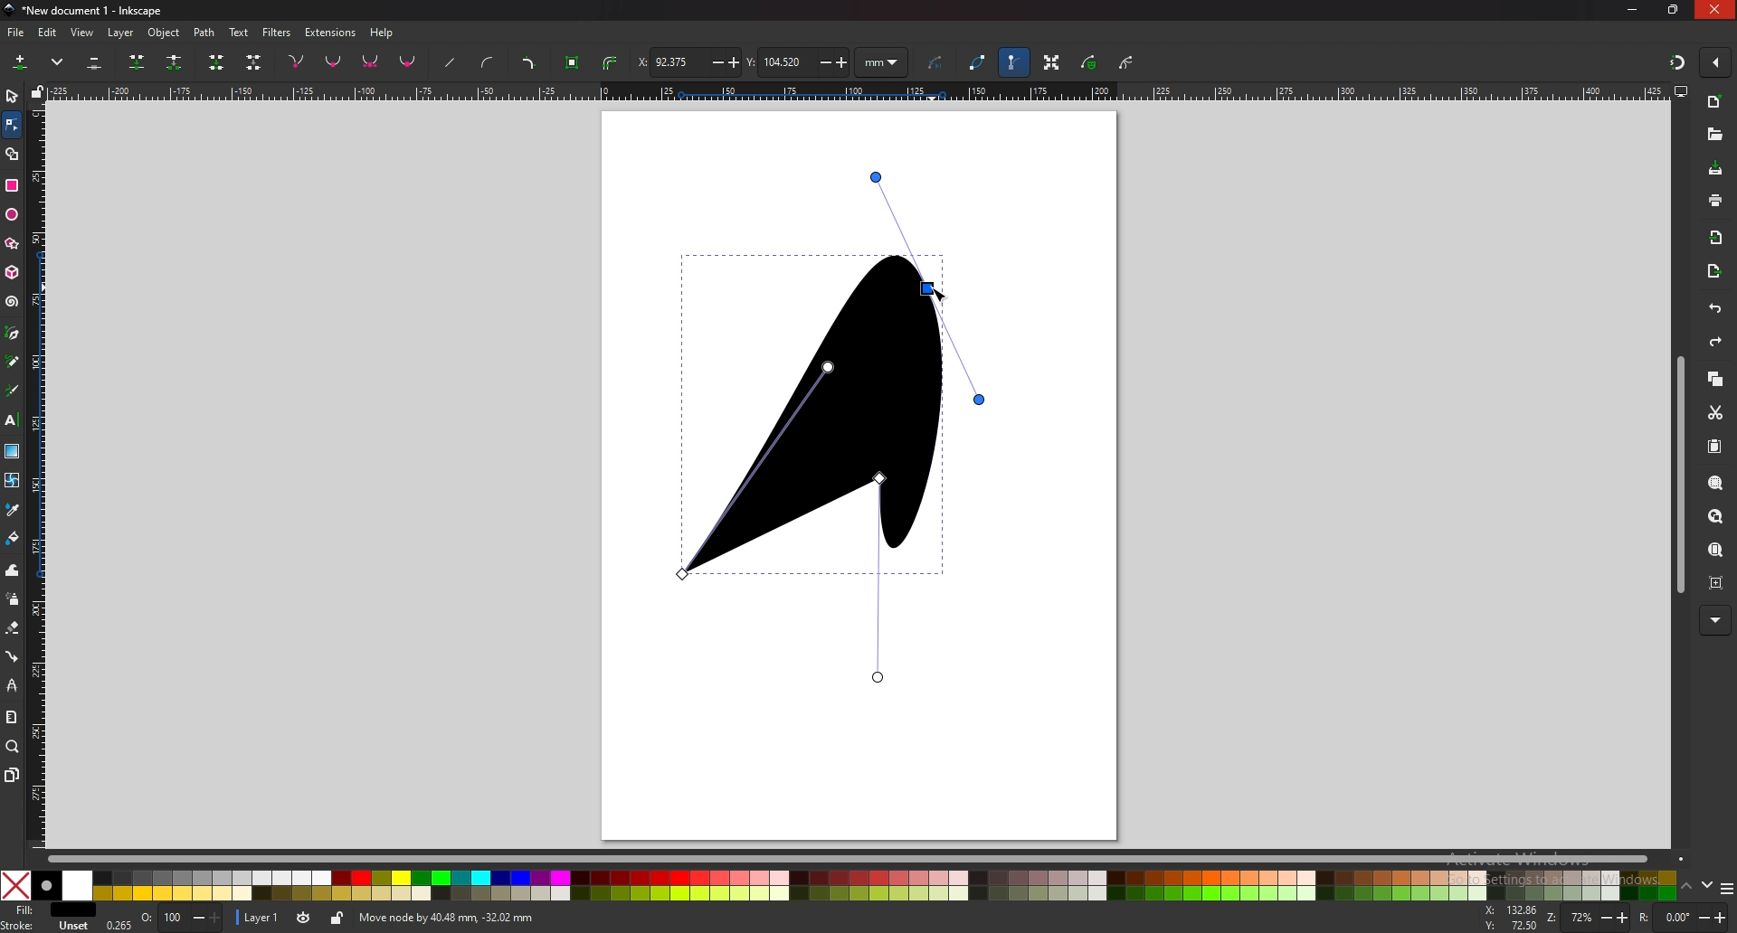 Image resolution: width=1737 pixels, height=933 pixels. What do you see at coordinates (1680, 476) in the screenshot?
I see `scroll bar` at bounding box center [1680, 476].